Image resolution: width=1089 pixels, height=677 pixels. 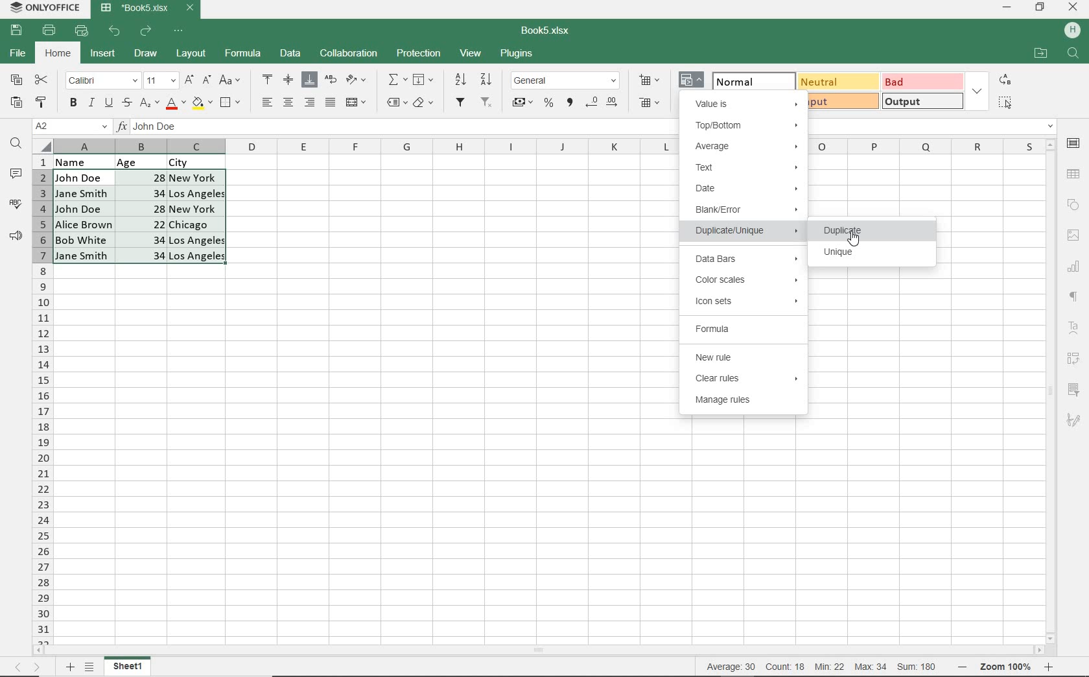 What do you see at coordinates (266, 103) in the screenshot?
I see `ALIGN LEFT` at bounding box center [266, 103].